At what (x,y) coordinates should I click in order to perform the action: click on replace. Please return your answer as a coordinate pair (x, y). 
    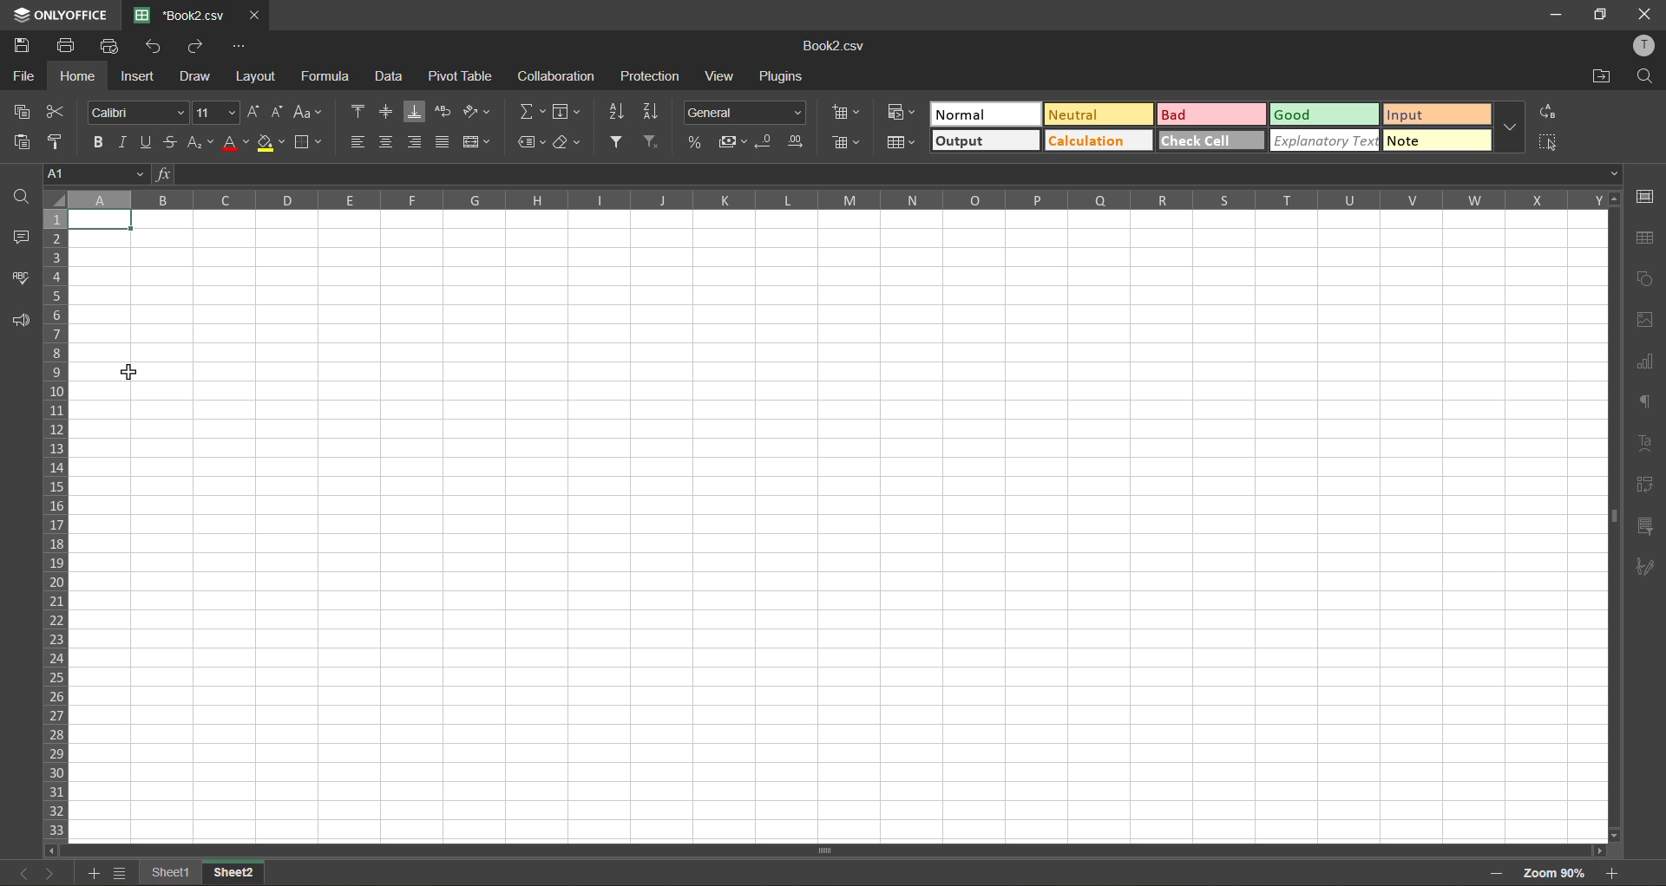
    Looking at the image, I should click on (1550, 112).